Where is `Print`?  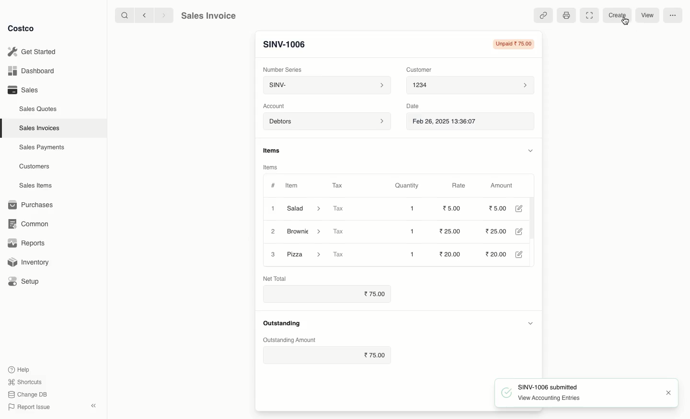
Print is located at coordinates (566, 16).